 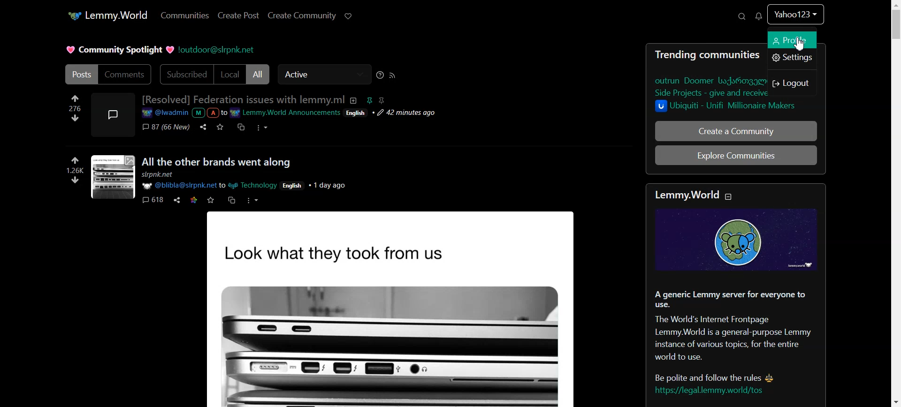 I want to click on description, so click(x=352, y=100).